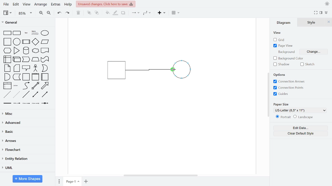 This screenshot has height=186, width=332. Describe the element at coordinates (7, 103) in the screenshot. I see `link` at that location.